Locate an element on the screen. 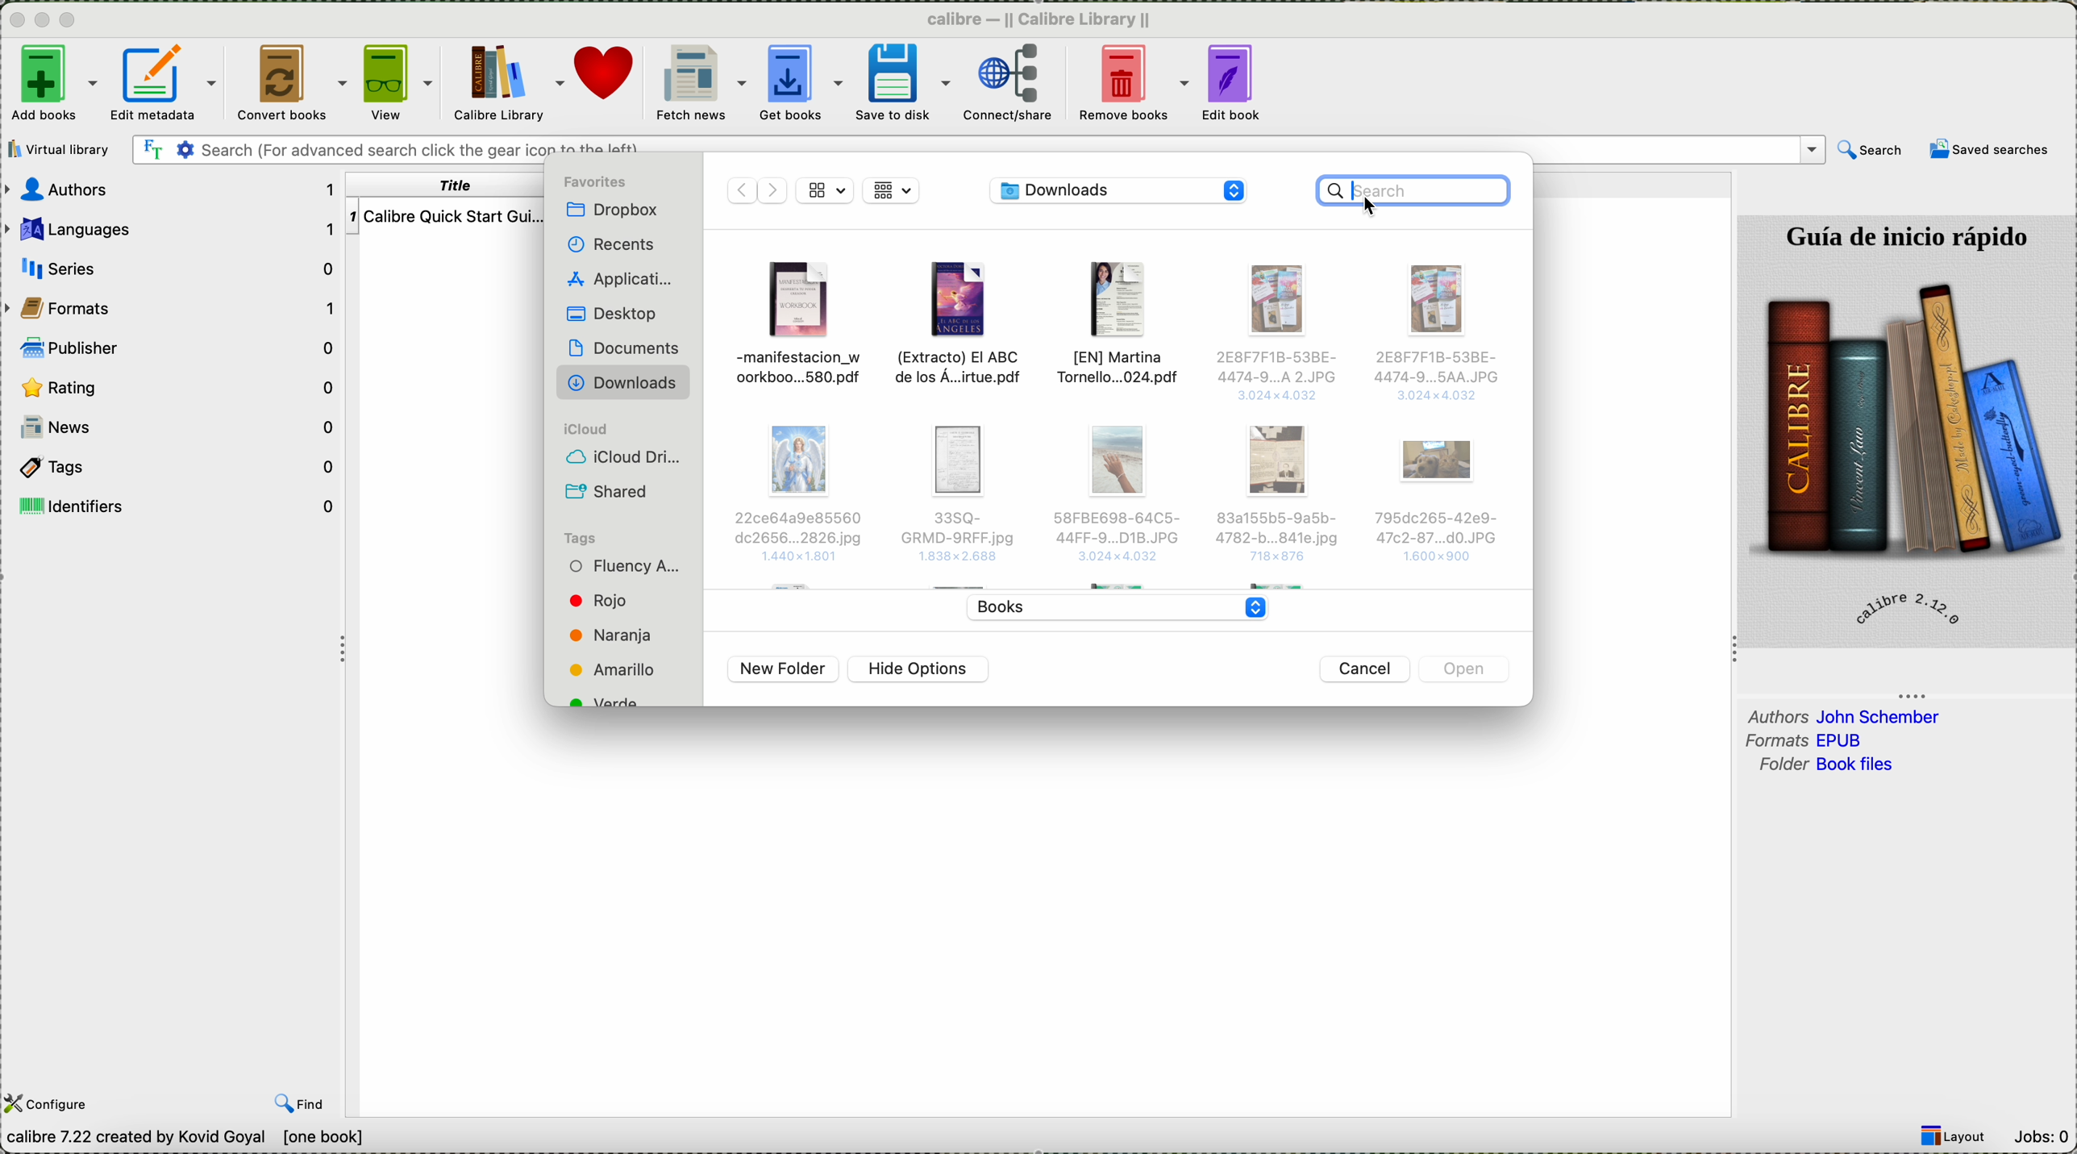 Image resolution: width=2077 pixels, height=1154 pixels. Calibre library is located at coordinates (506, 84).